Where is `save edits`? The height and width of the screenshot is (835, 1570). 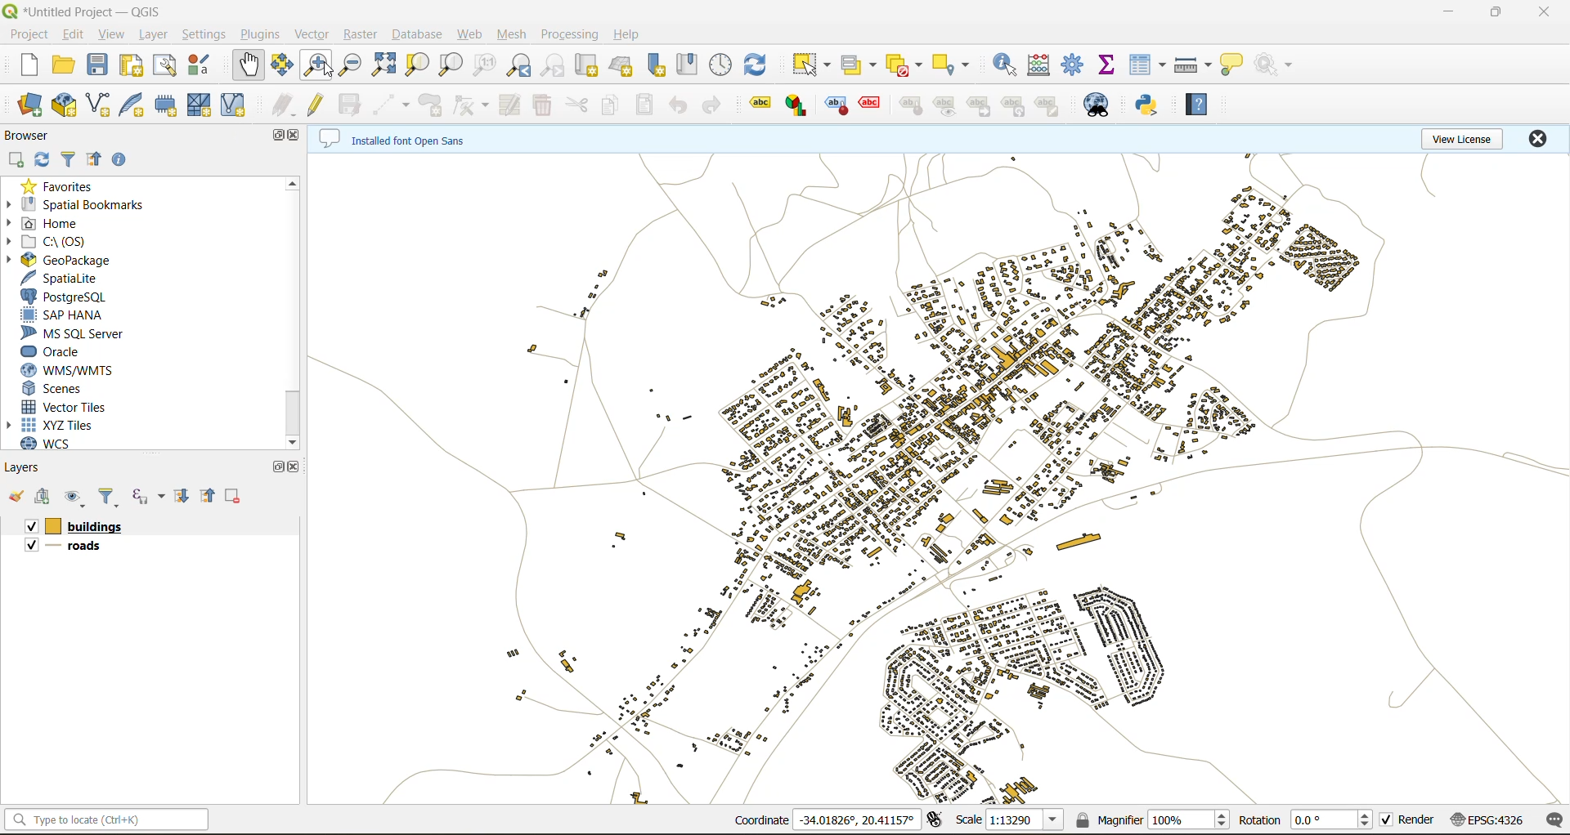
save edits is located at coordinates (351, 105).